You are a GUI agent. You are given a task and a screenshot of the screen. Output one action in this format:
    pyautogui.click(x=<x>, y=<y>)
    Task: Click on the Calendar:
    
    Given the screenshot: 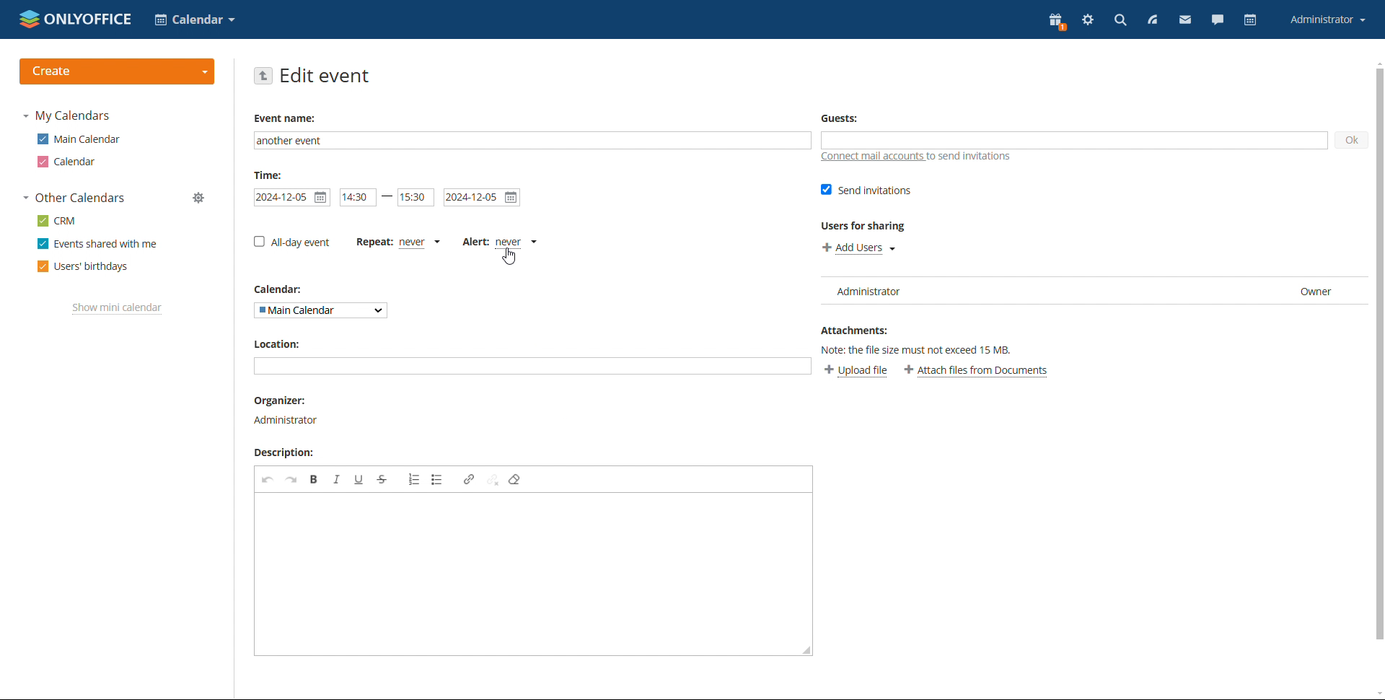 What is the action you would take?
    pyautogui.click(x=283, y=289)
    